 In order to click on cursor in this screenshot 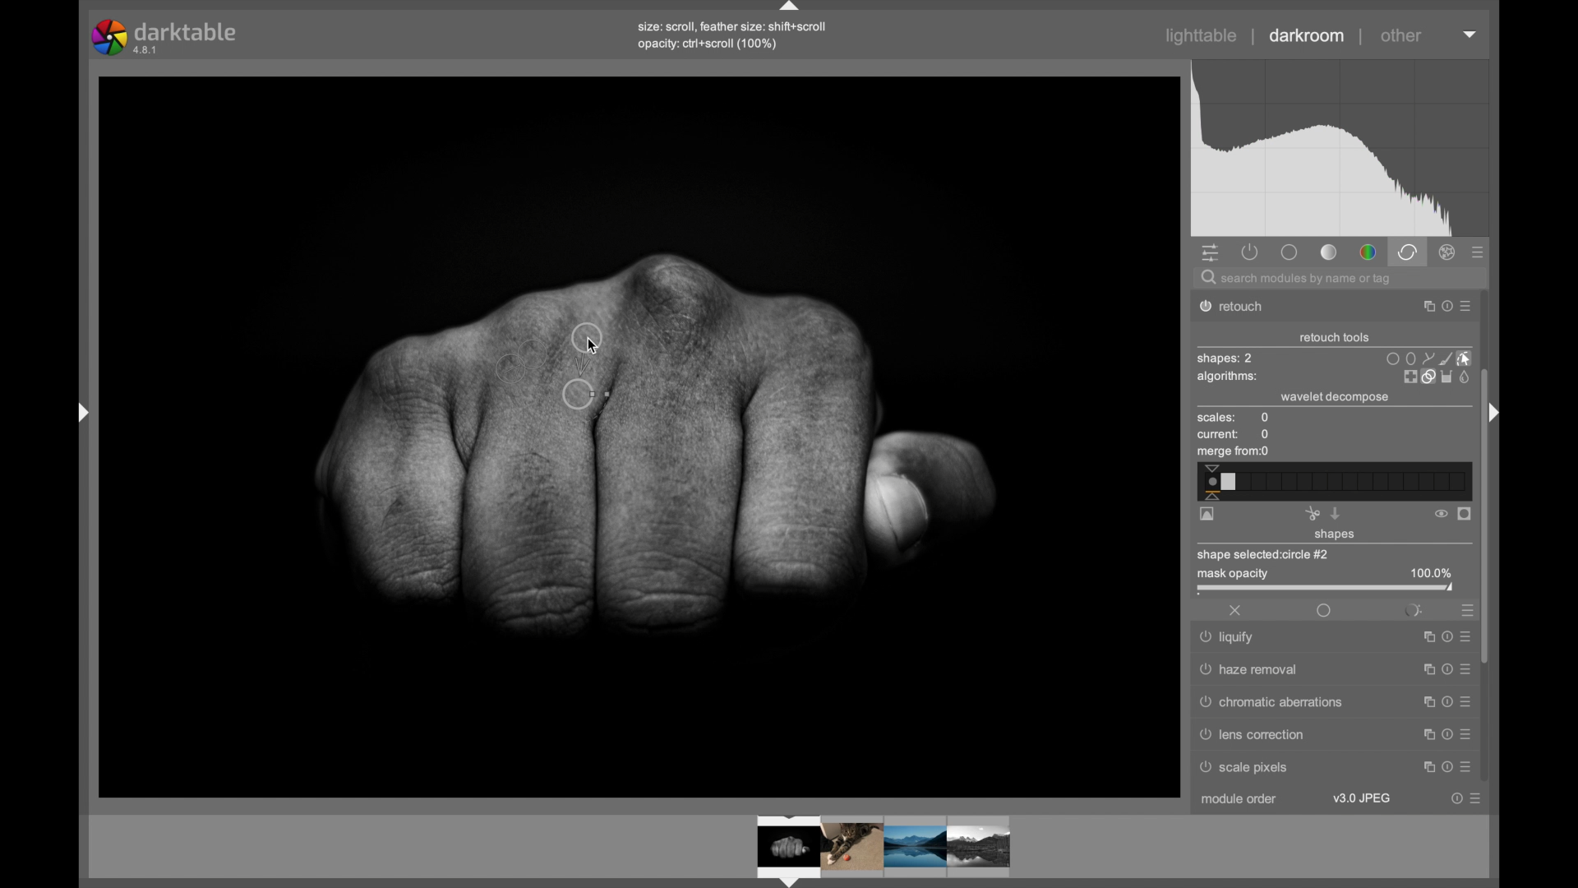, I will do `click(603, 347)`.